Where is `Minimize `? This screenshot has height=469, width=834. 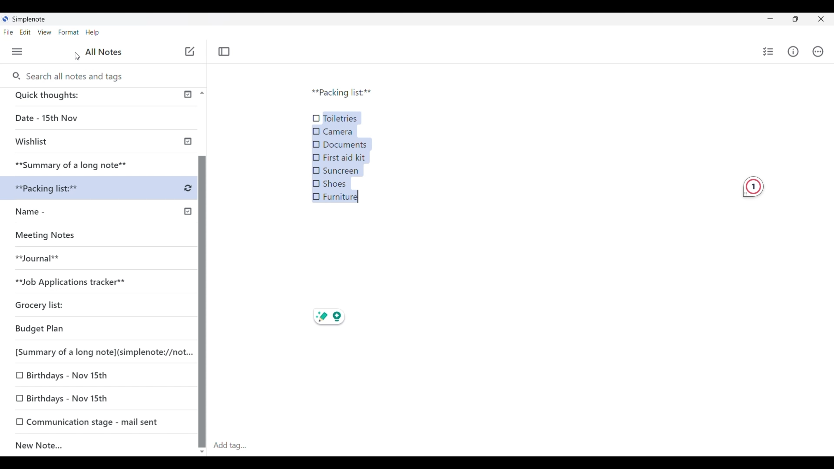 Minimize  is located at coordinates (770, 19).